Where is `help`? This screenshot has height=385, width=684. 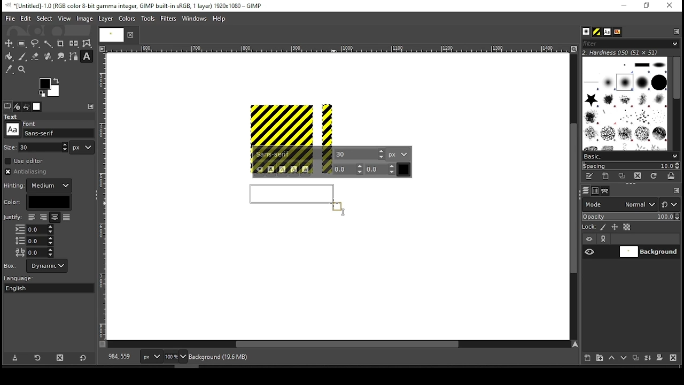
help is located at coordinates (219, 19).